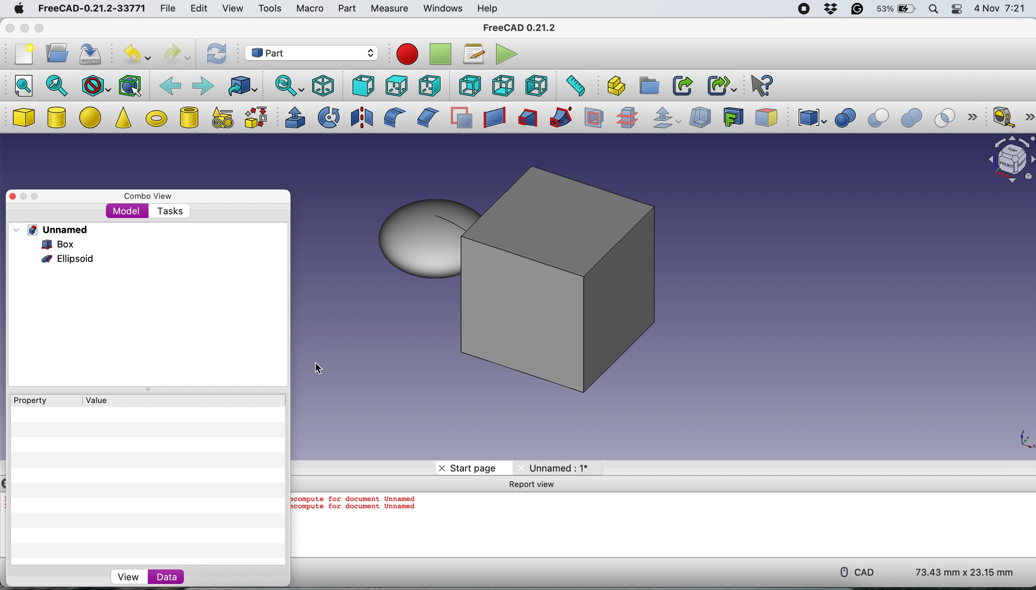 The width and height of the screenshot is (1036, 590). I want to click on data, so click(162, 577).